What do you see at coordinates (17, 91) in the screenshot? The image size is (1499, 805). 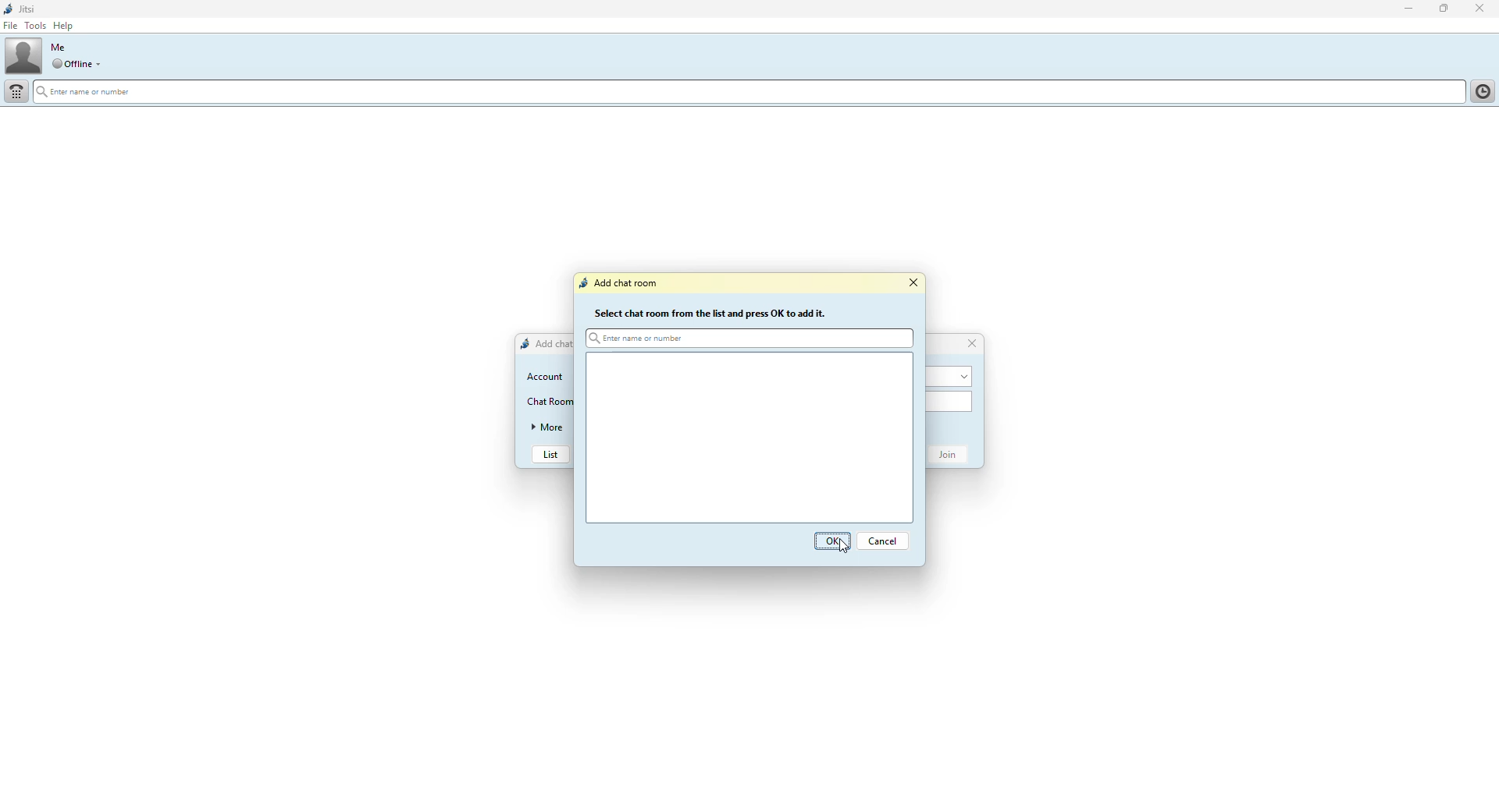 I see `dial pad` at bounding box center [17, 91].